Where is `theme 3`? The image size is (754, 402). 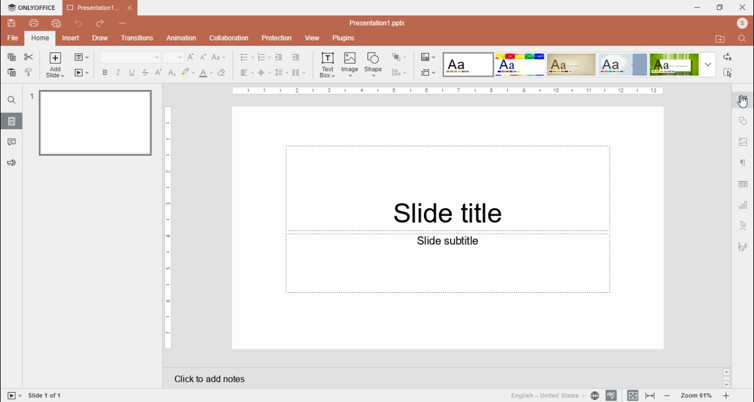 theme 3 is located at coordinates (572, 65).